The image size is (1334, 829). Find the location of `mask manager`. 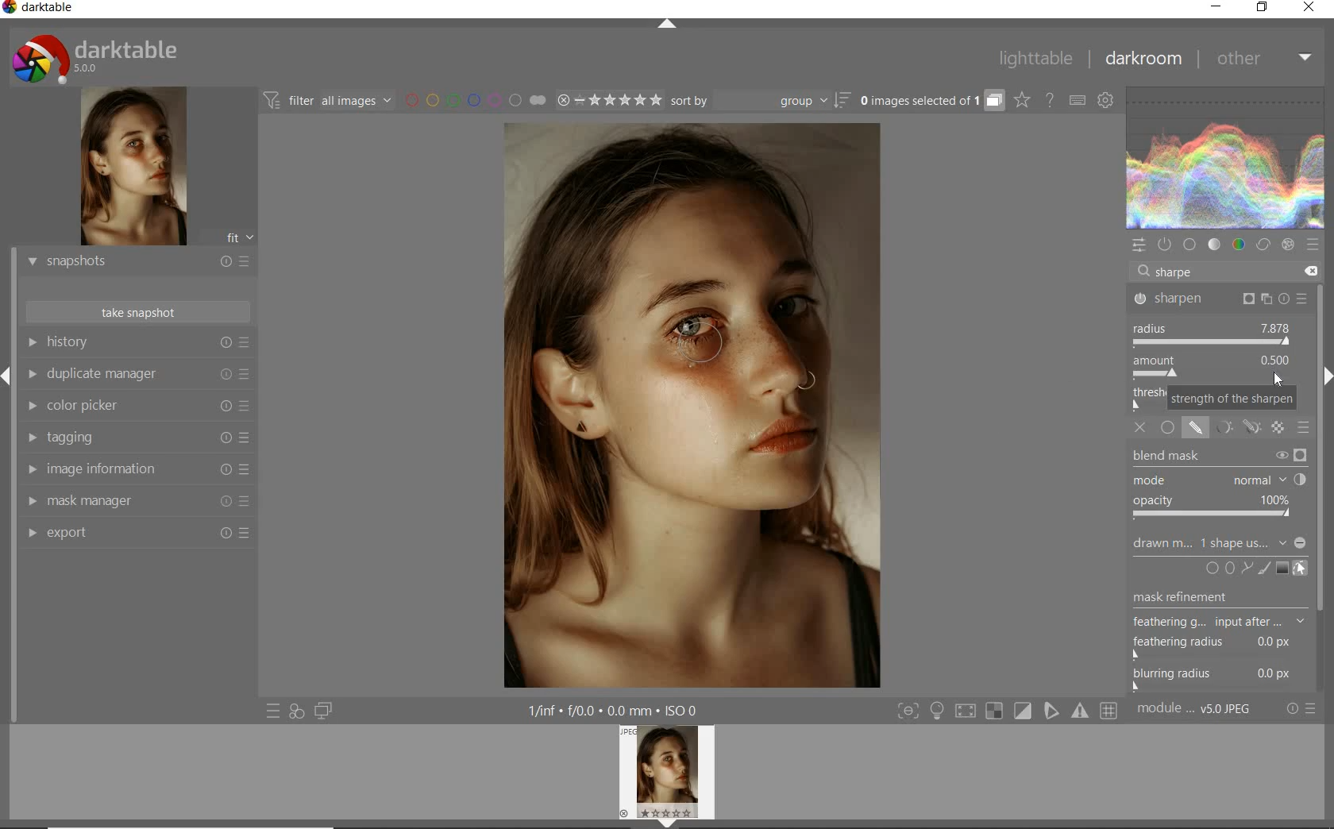

mask manager is located at coordinates (137, 502).